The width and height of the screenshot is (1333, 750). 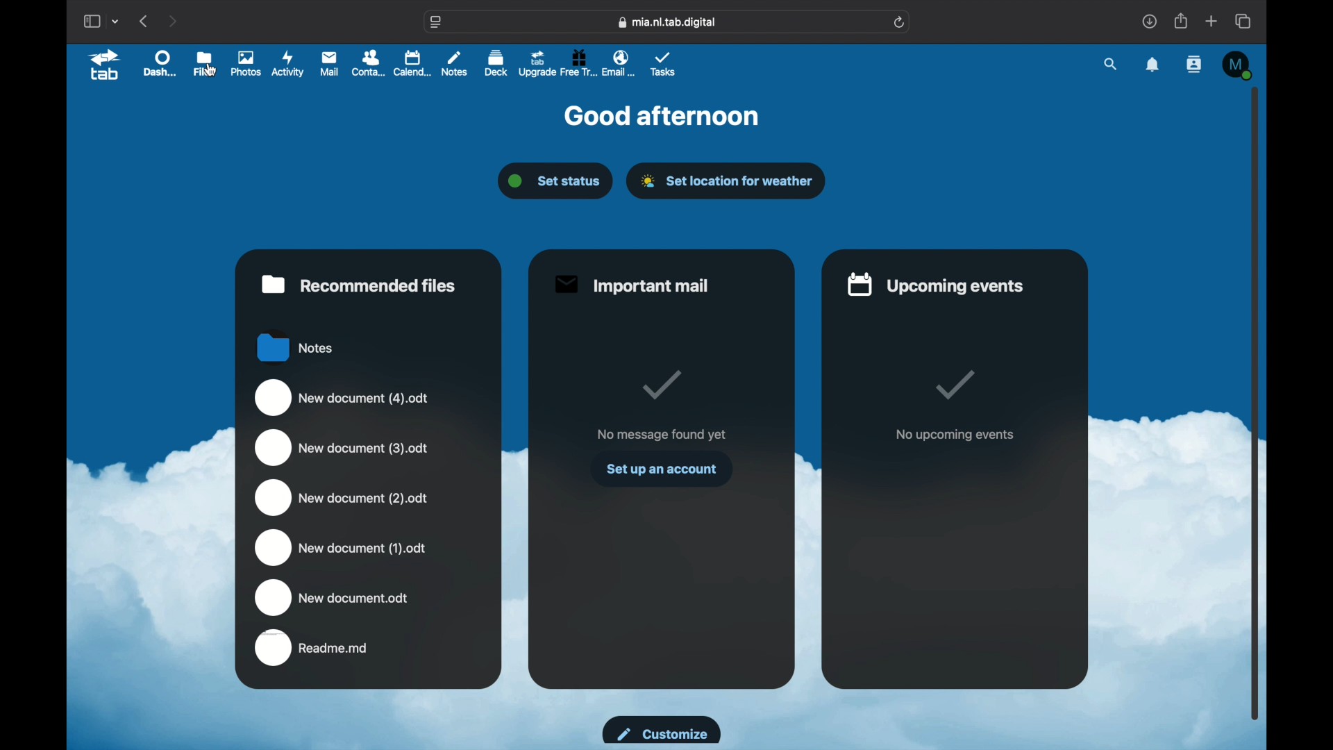 I want to click on customize, so click(x=662, y=731).